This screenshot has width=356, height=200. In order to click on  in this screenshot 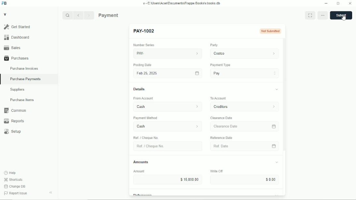, I will do `click(244, 180)`.